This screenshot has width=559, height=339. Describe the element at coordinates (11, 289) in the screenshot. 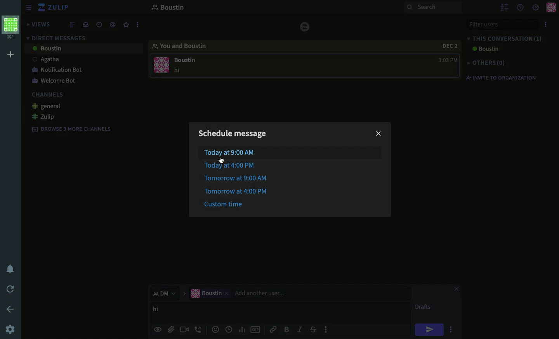

I see `refresh` at that location.